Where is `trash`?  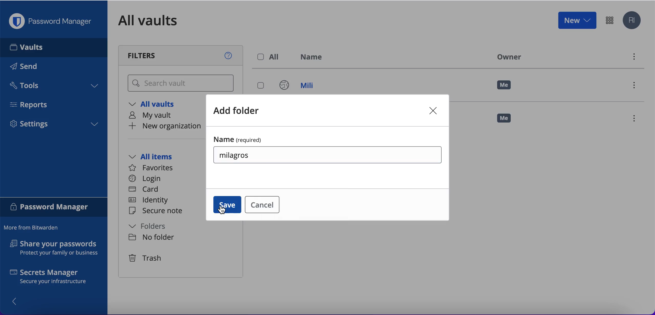
trash is located at coordinates (146, 259).